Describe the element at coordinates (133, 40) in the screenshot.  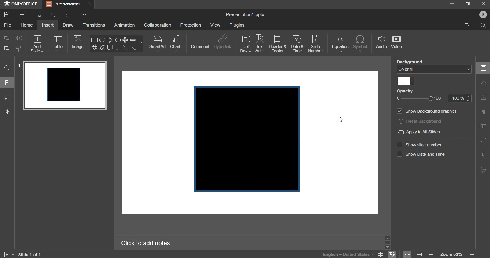
I see `Subtract Shape` at that location.